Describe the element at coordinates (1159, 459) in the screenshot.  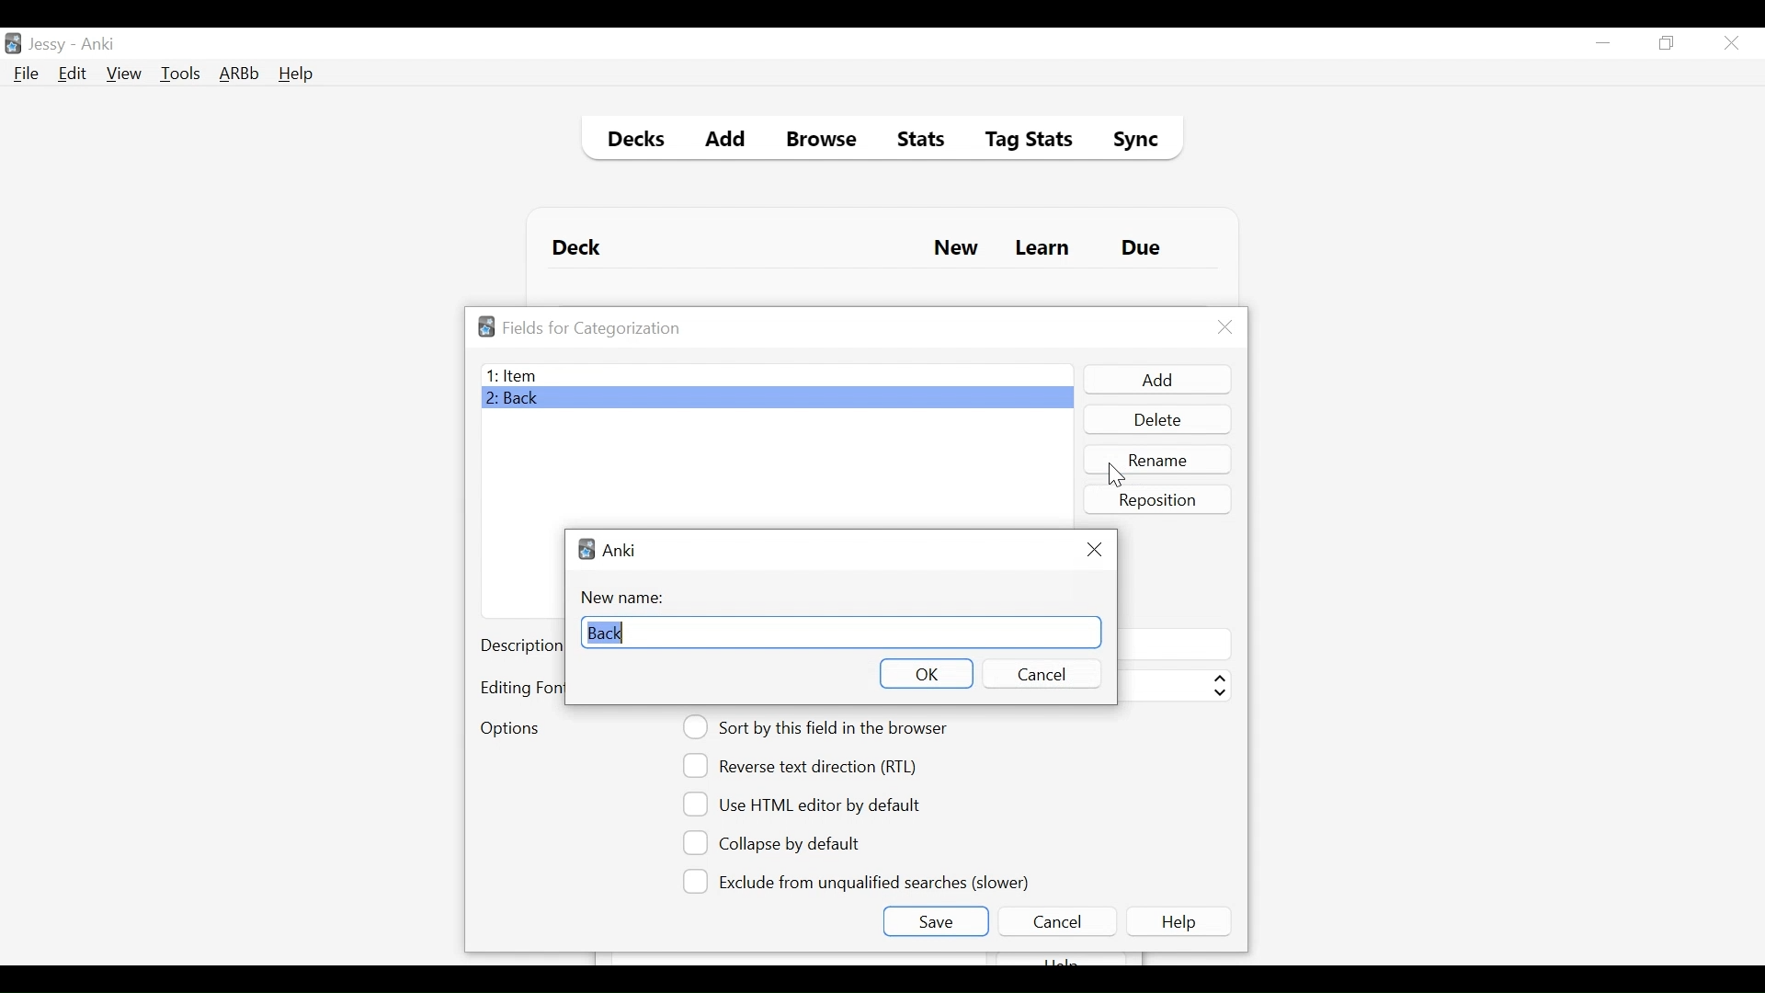
I see `Rename` at that location.